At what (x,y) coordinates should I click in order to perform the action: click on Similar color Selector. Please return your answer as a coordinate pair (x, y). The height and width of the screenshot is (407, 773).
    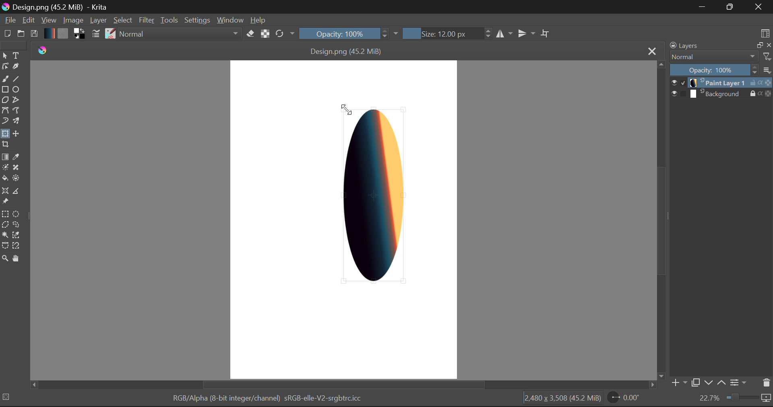
    Looking at the image, I should click on (17, 235).